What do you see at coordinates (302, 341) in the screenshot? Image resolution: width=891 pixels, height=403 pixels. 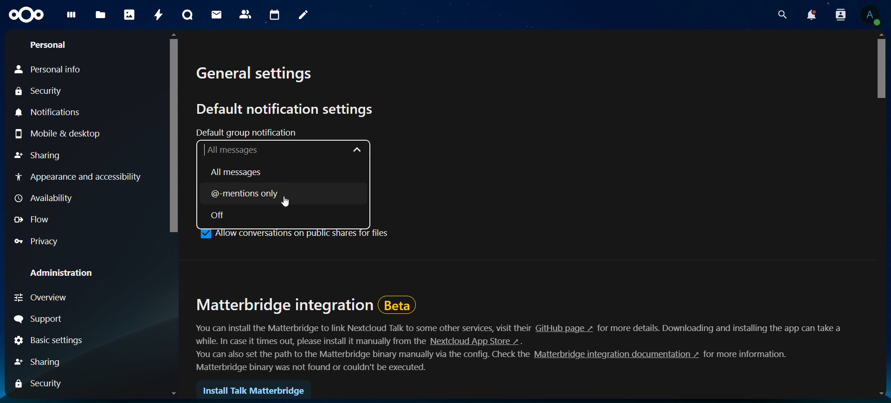 I see `text` at bounding box center [302, 341].